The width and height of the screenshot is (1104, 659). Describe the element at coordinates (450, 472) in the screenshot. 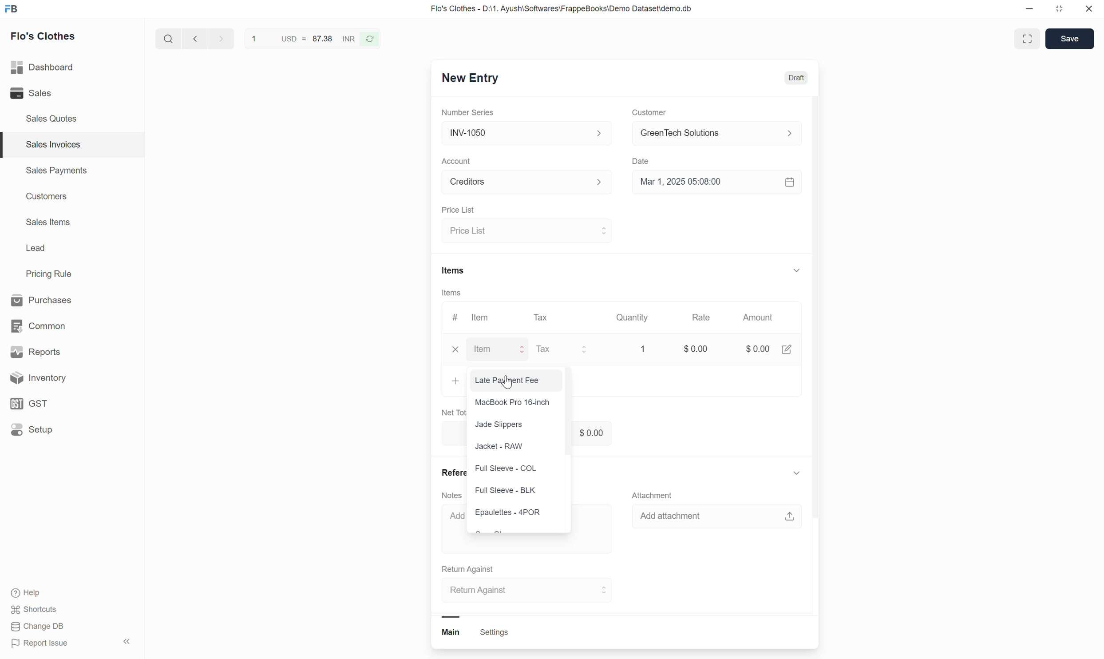

I see `References` at that location.